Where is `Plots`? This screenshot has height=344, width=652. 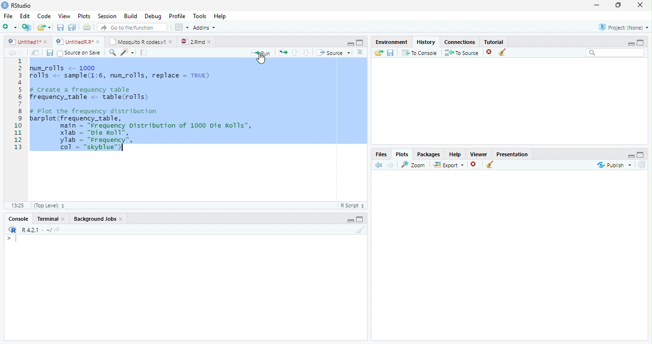
Plots is located at coordinates (84, 15).